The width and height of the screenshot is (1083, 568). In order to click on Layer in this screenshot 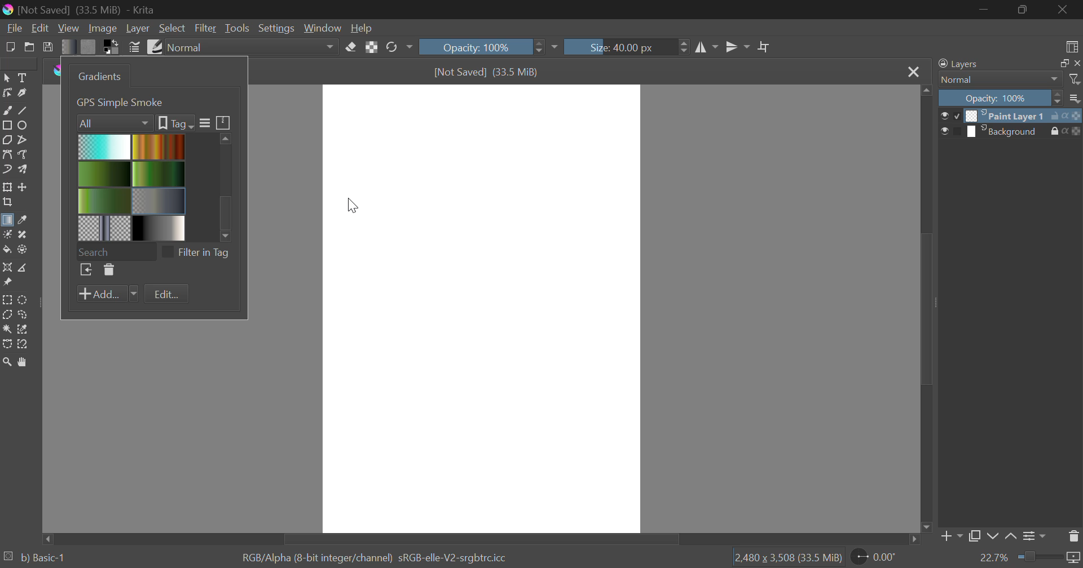, I will do `click(138, 28)`.